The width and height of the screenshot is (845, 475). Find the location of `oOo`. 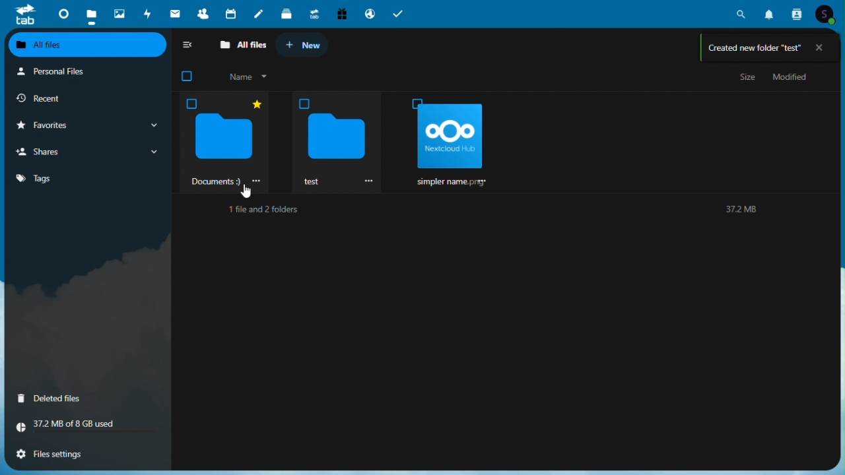

oOo is located at coordinates (451, 139).